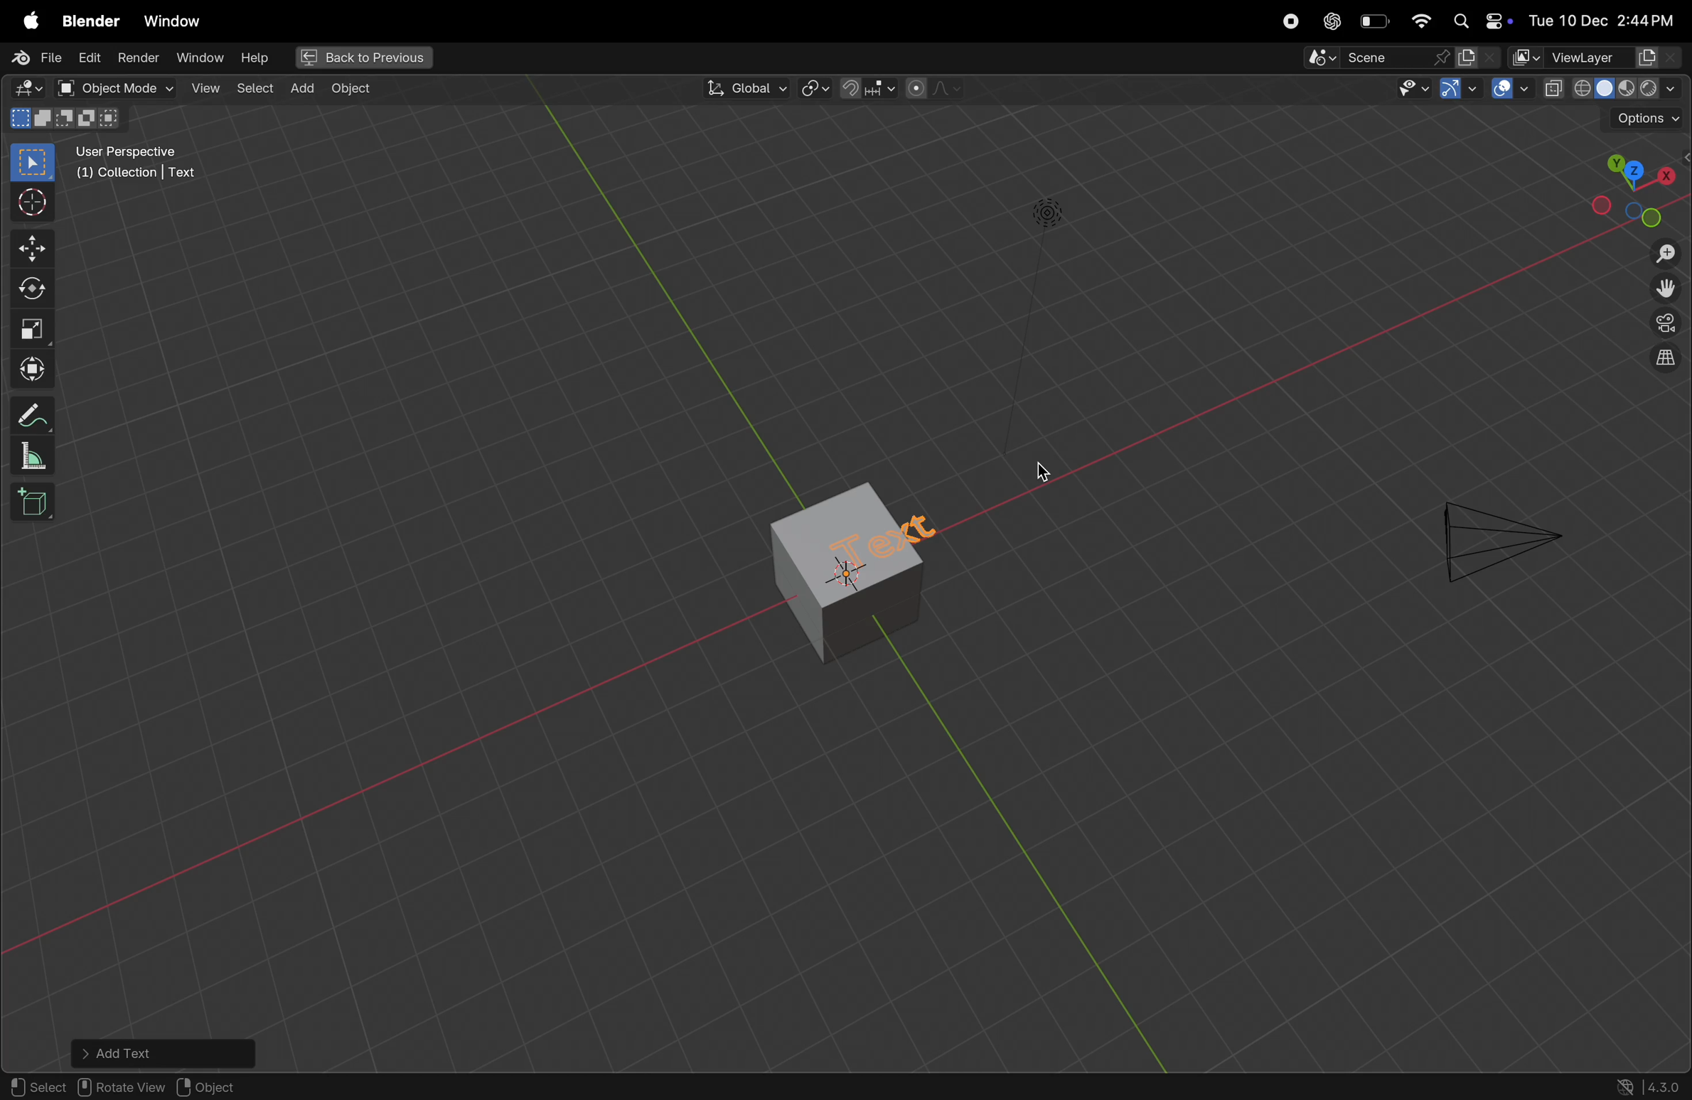 The width and height of the screenshot is (1692, 1100). Describe the element at coordinates (1599, 58) in the screenshot. I see `View layer` at that location.